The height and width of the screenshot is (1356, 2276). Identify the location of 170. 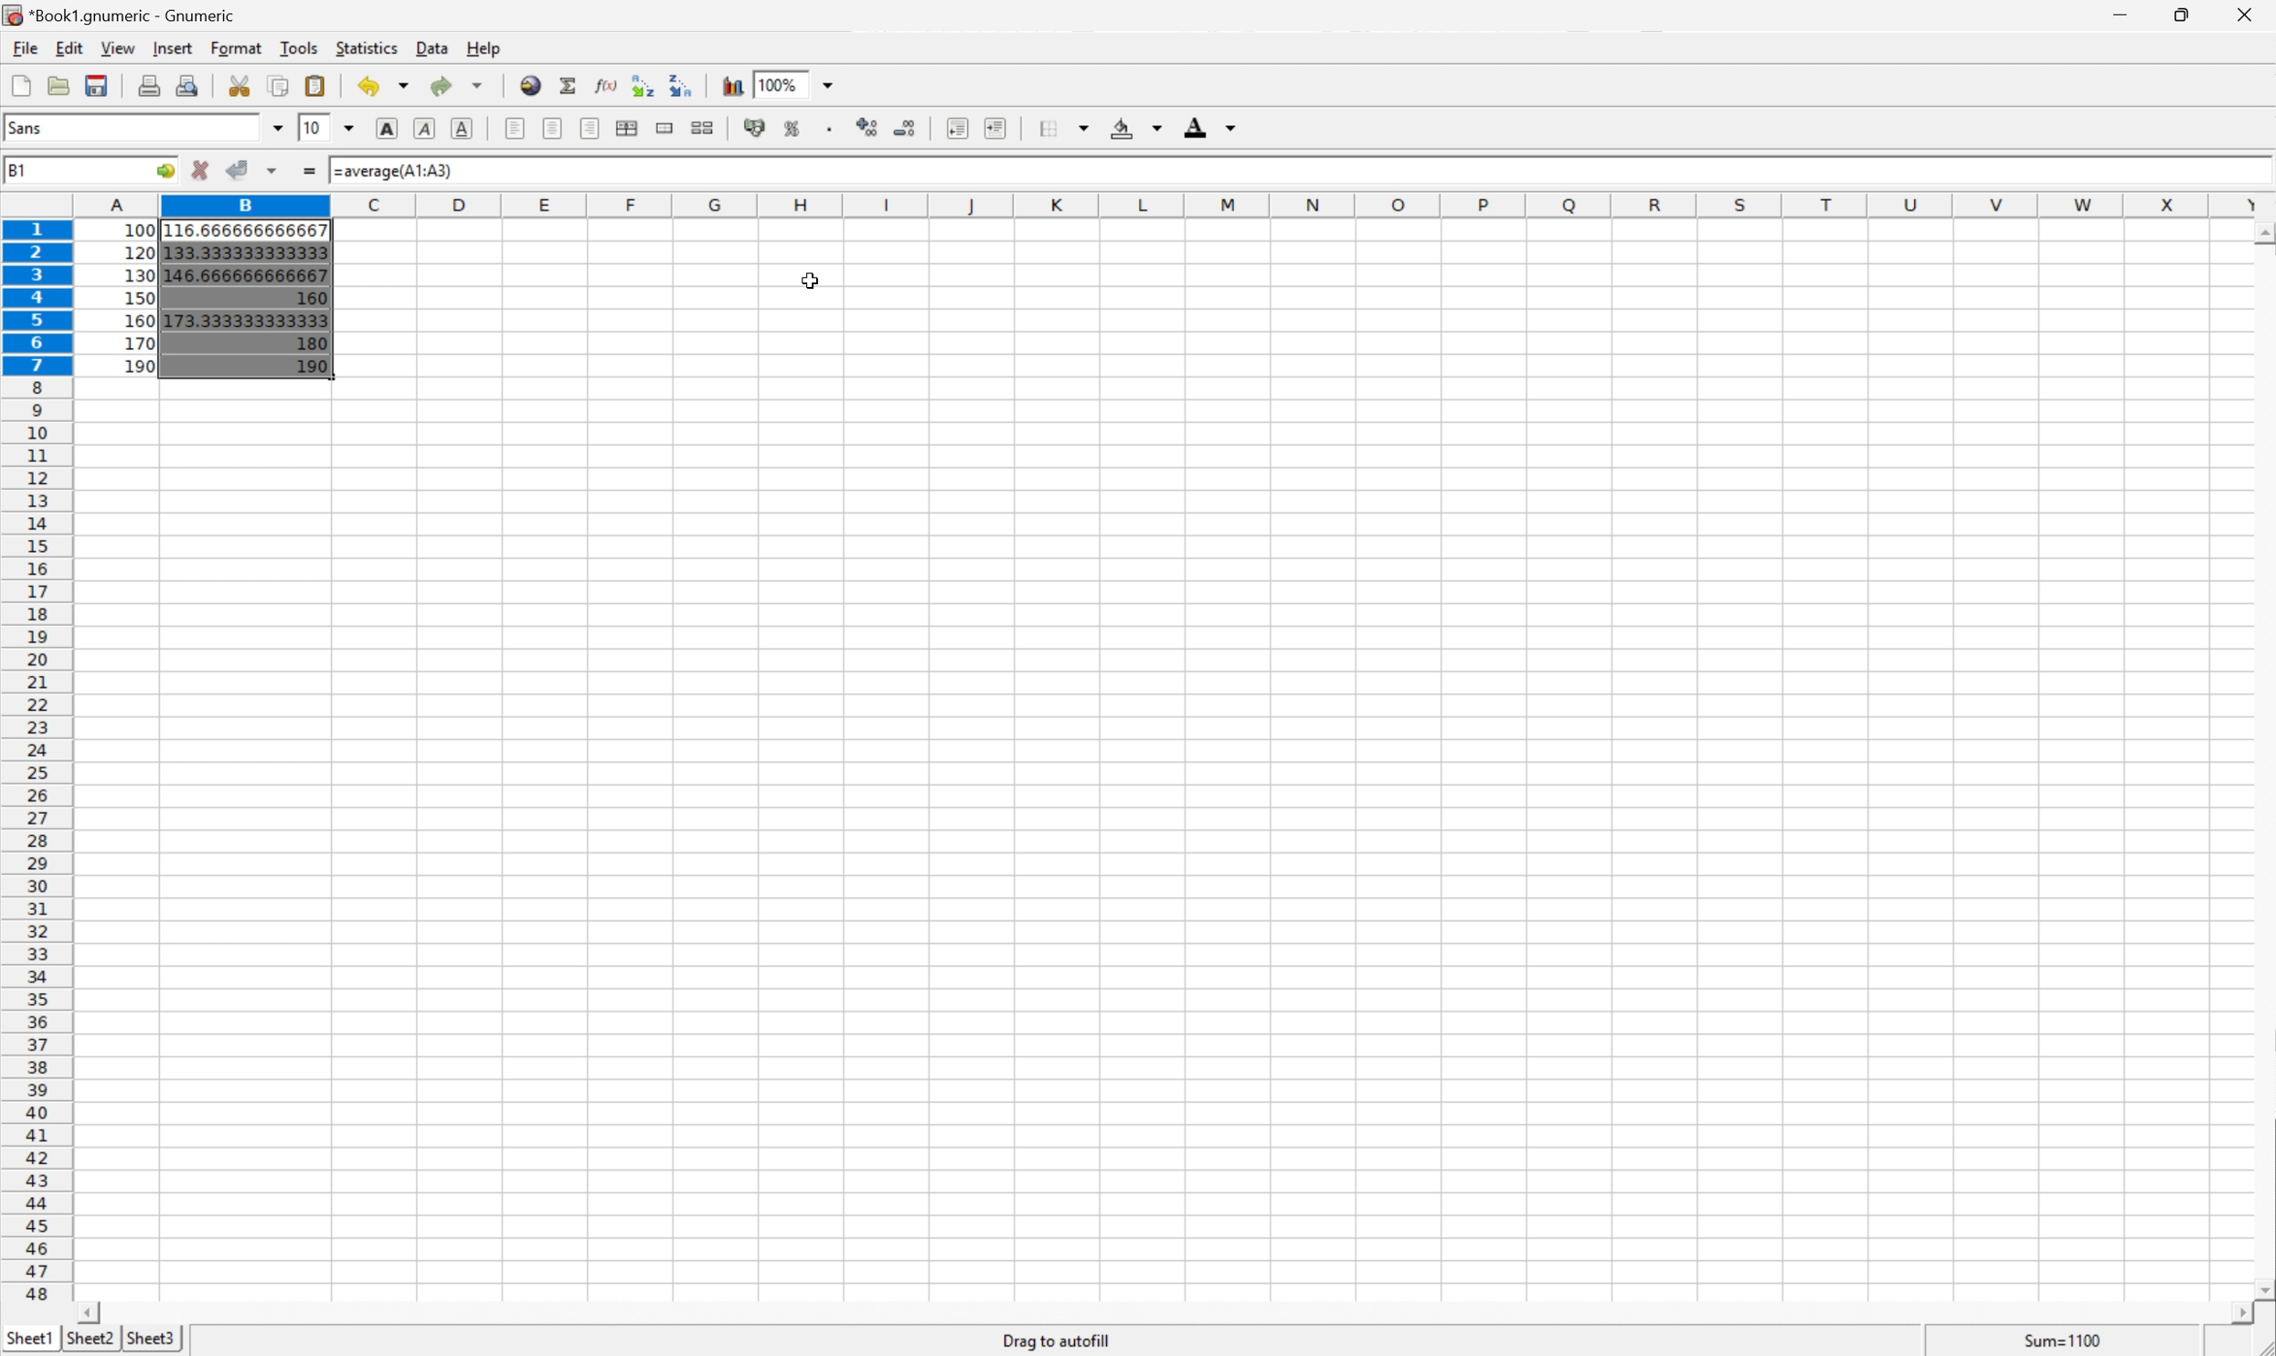
(140, 343).